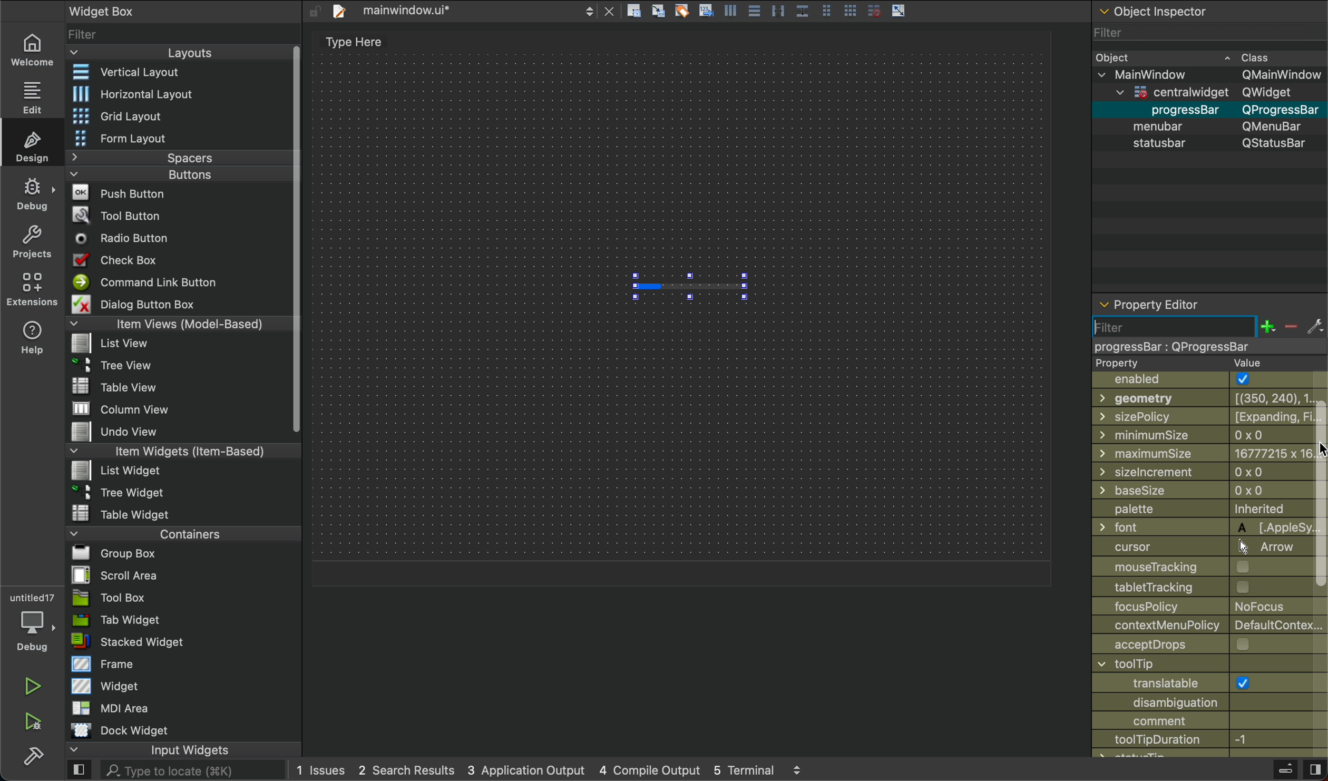  What do you see at coordinates (171, 94) in the screenshot?
I see `Horizontal Layout` at bounding box center [171, 94].